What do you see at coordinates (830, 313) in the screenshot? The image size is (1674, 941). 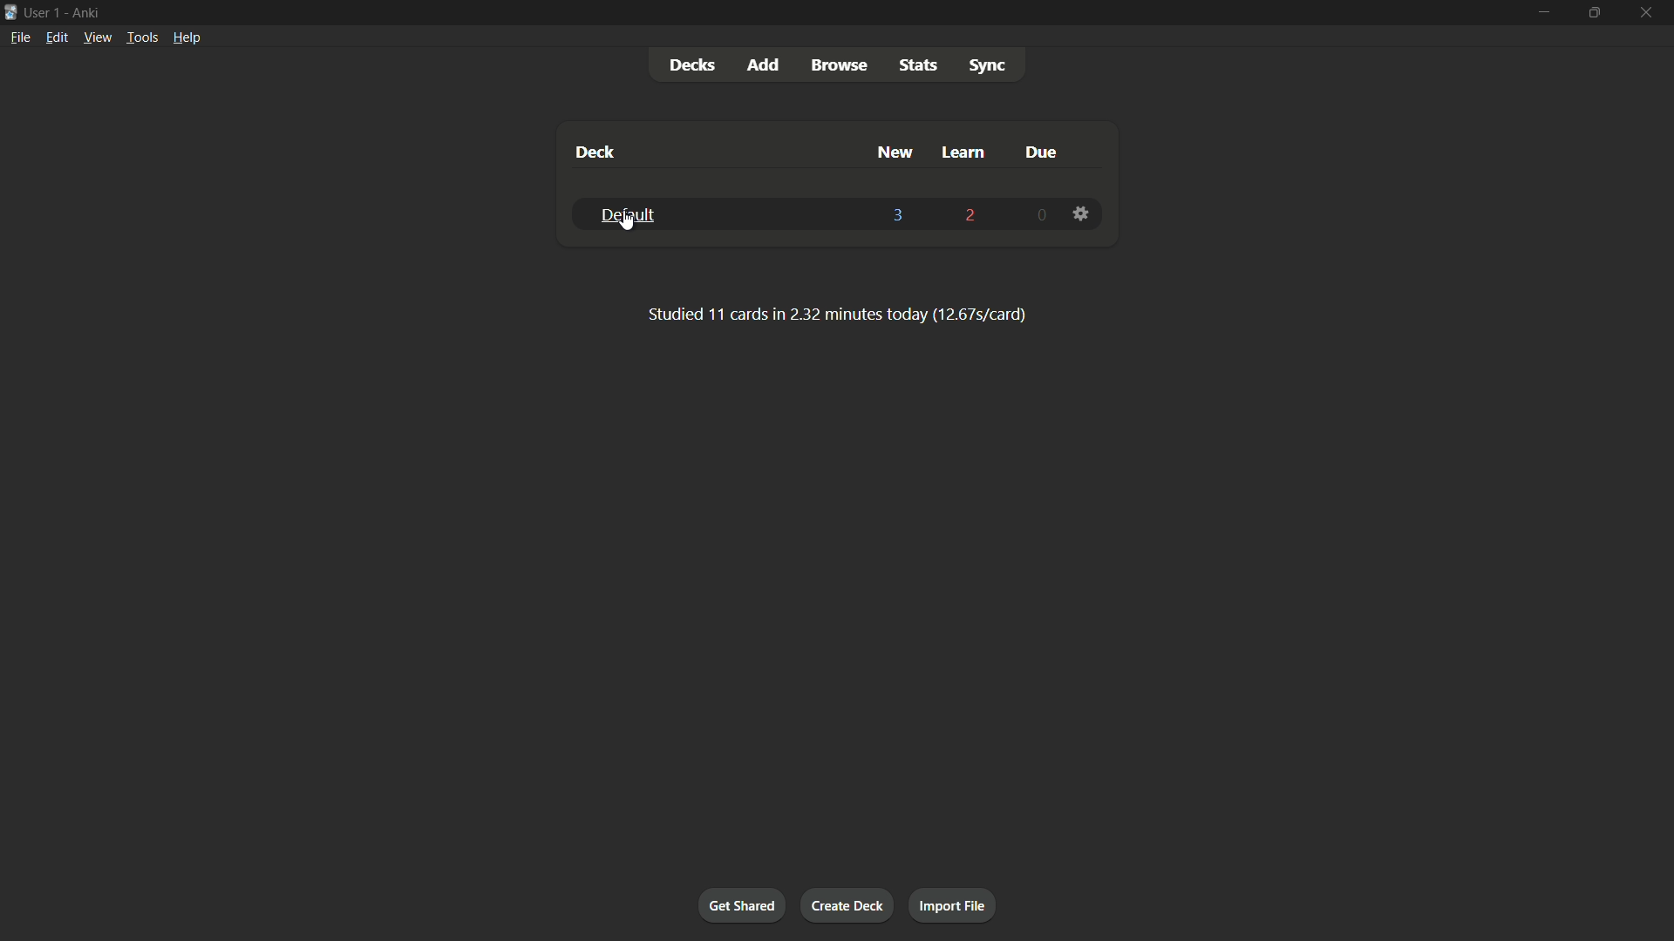 I see `text` at bounding box center [830, 313].